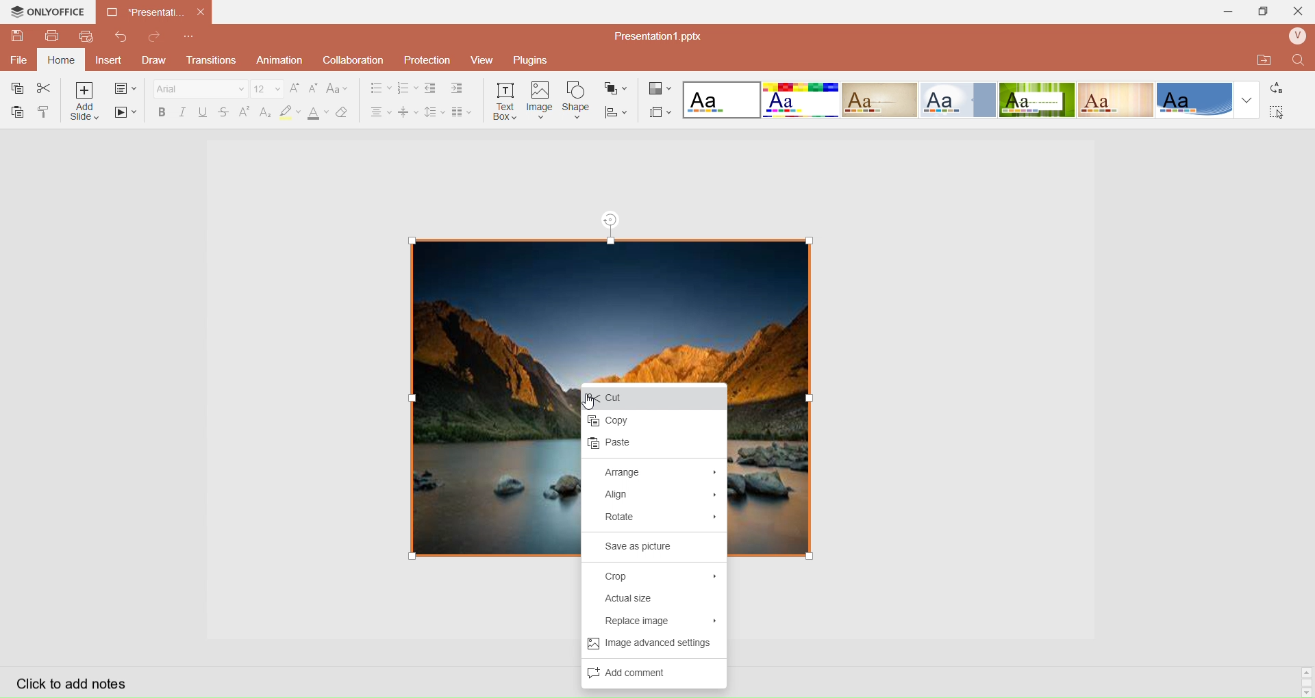 The width and height of the screenshot is (1315, 698). I want to click on Animation, so click(281, 61).